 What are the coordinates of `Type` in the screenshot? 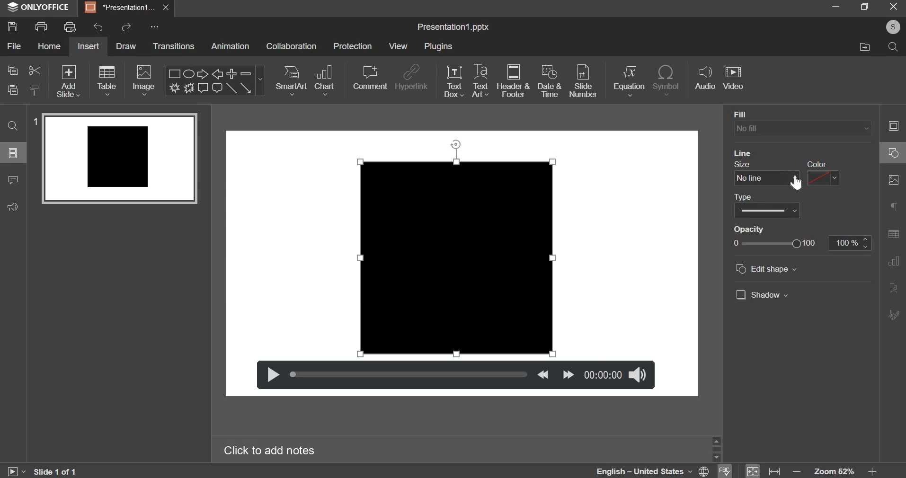 It's located at (746, 195).